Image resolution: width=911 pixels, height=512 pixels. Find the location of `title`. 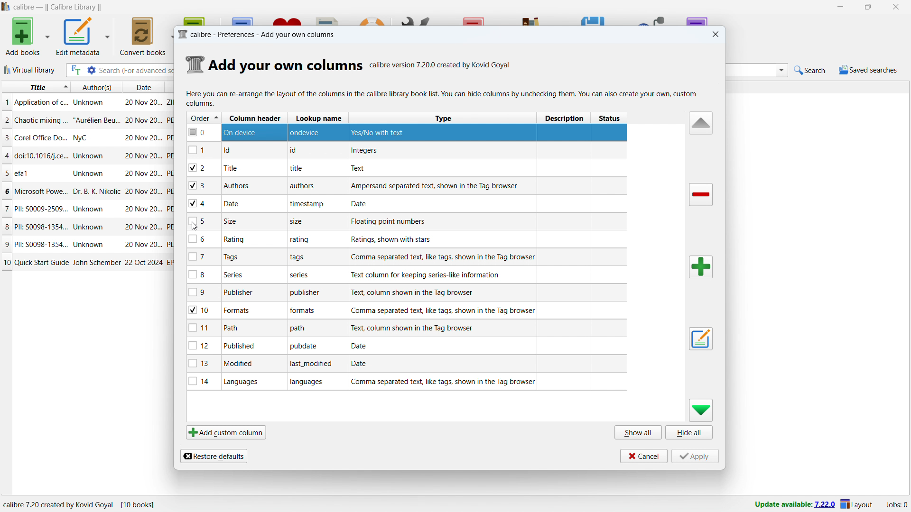

title is located at coordinates (298, 169).